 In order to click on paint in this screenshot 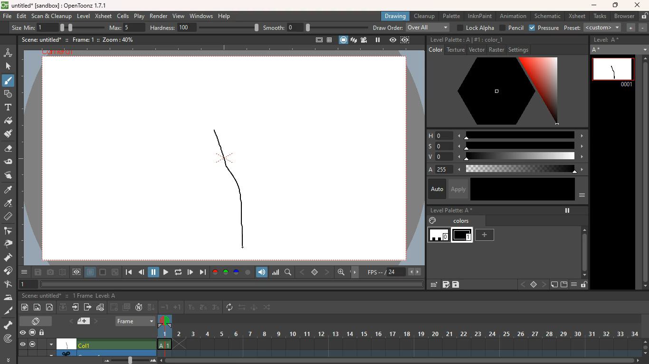, I will do `click(10, 122)`.